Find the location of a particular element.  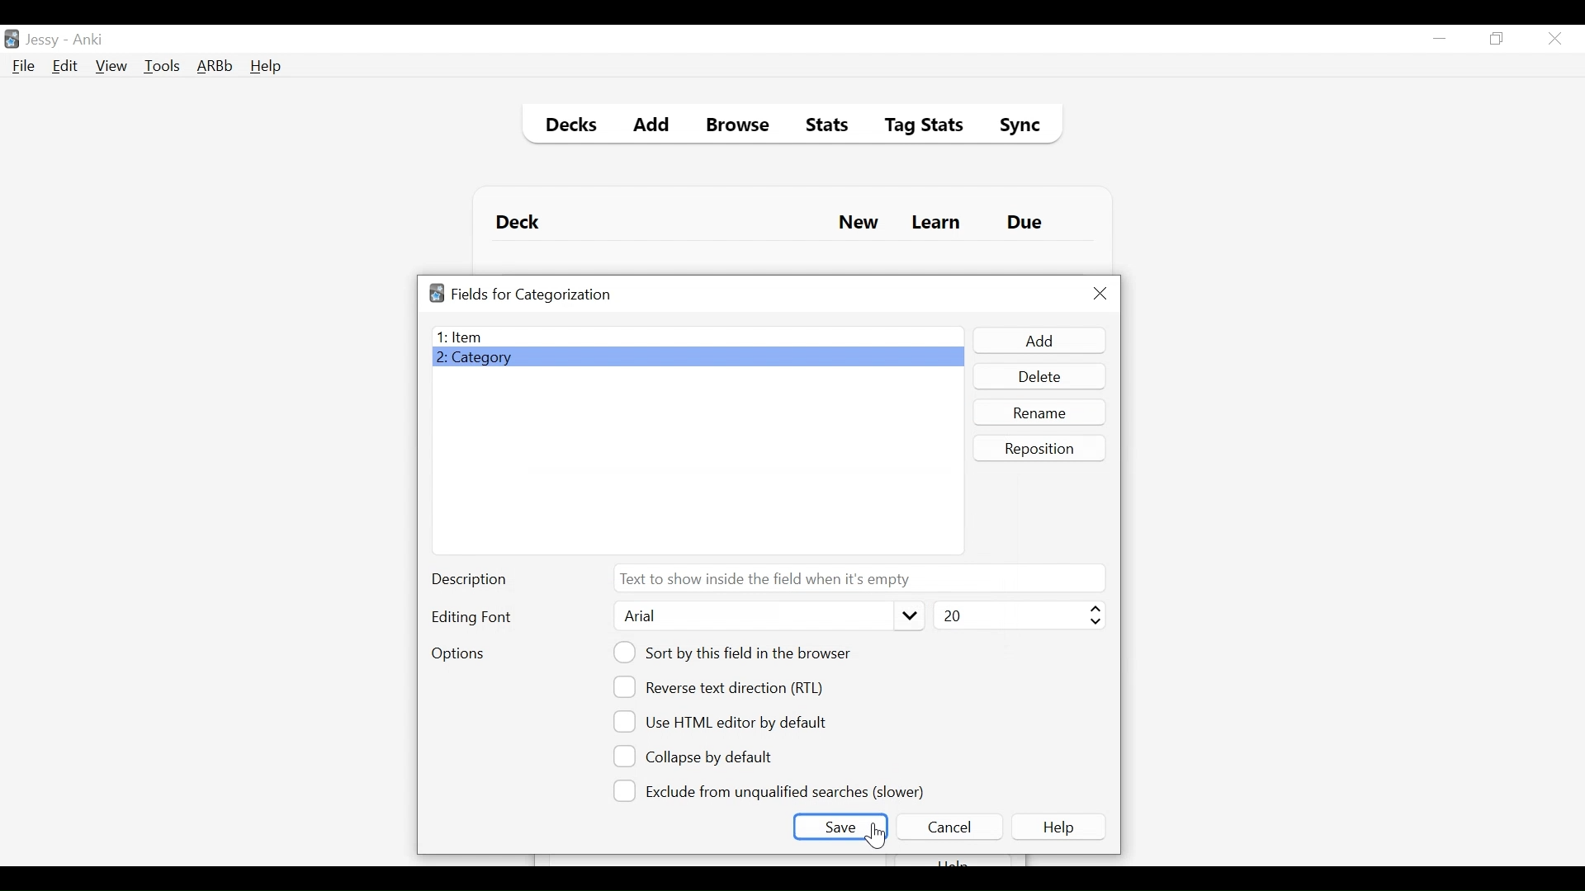

Editing Font is located at coordinates (473, 617).